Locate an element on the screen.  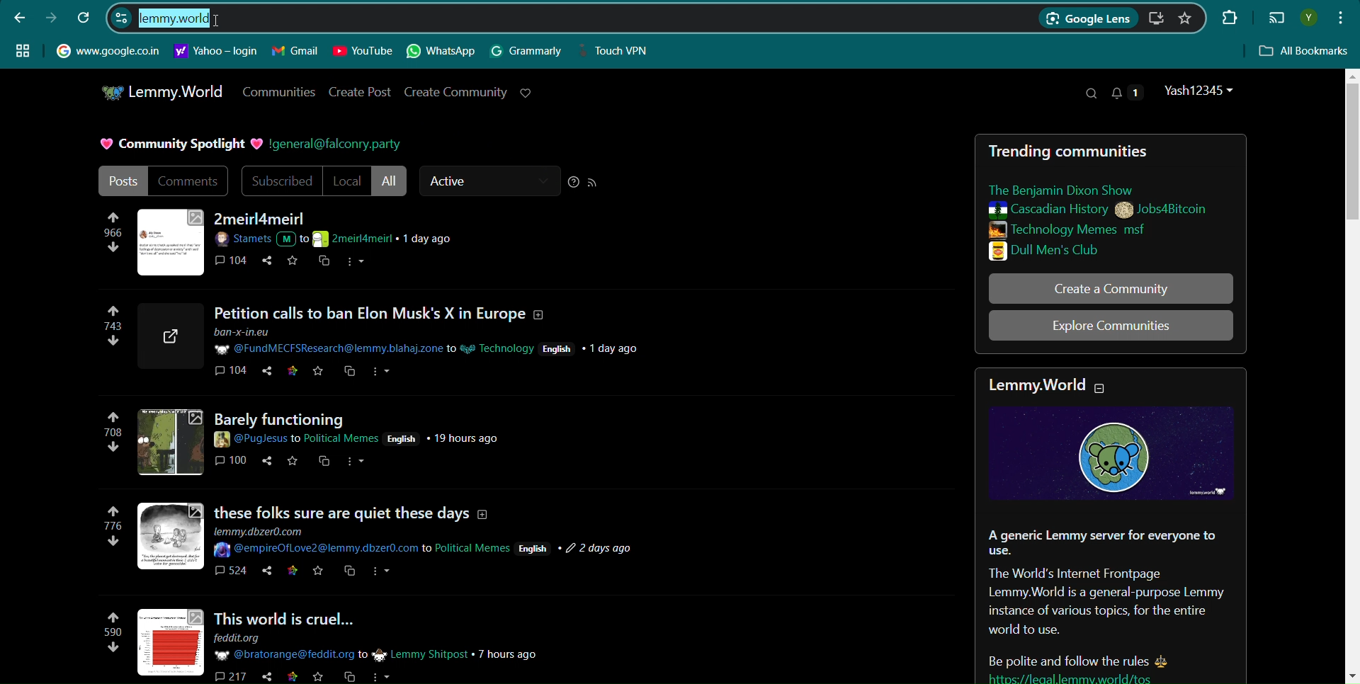
This world is cruel is located at coordinates (308, 616).